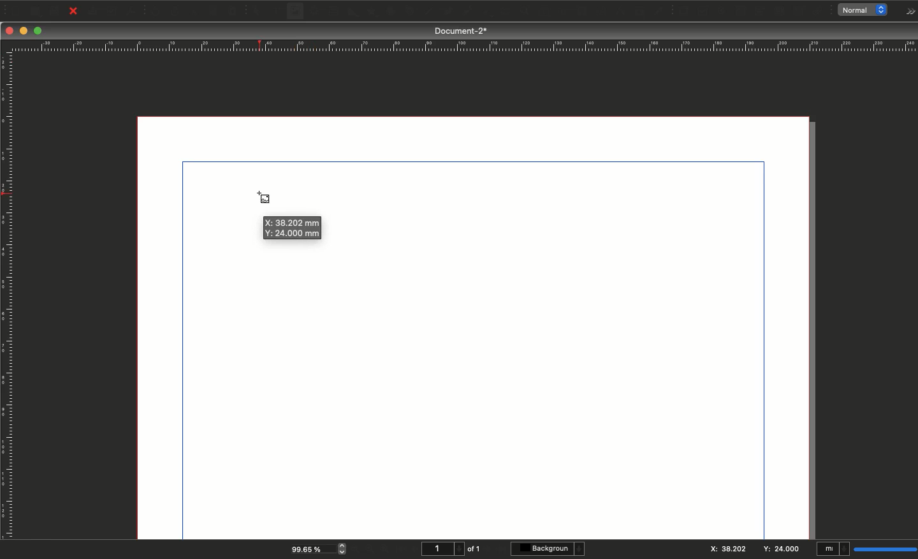  Describe the element at coordinates (113, 13) in the screenshot. I see `Preflight verifier` at that location.